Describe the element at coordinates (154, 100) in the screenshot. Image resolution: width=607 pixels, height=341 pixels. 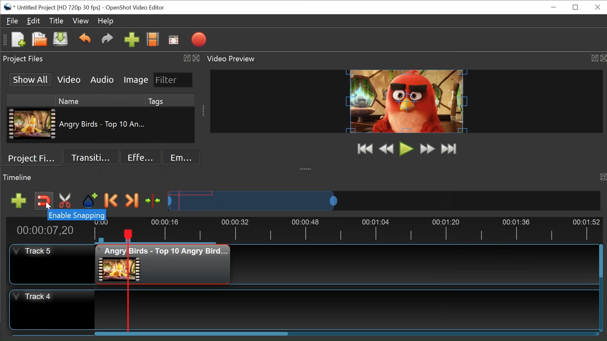
I see `Tags` at that location.